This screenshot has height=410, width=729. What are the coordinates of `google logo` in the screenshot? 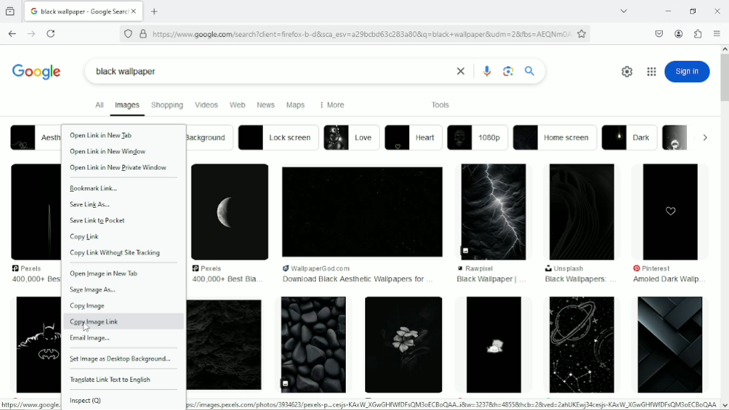 It's located at (33, 11).